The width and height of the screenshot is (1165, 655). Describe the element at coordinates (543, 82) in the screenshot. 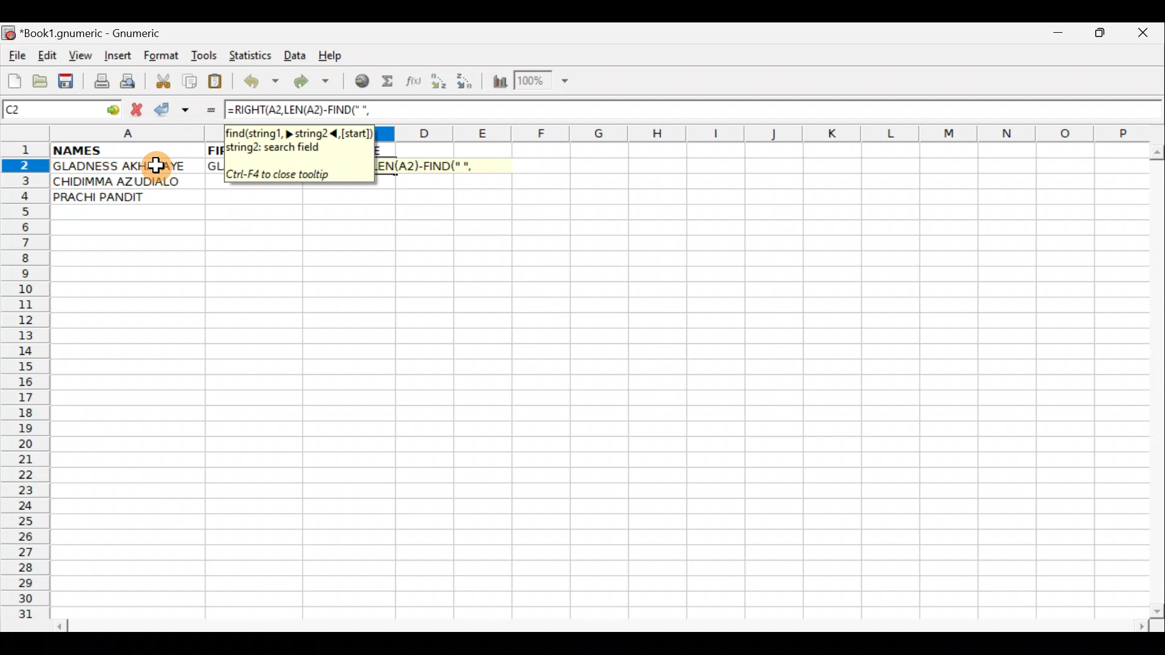

I see `Zoom` at that location.